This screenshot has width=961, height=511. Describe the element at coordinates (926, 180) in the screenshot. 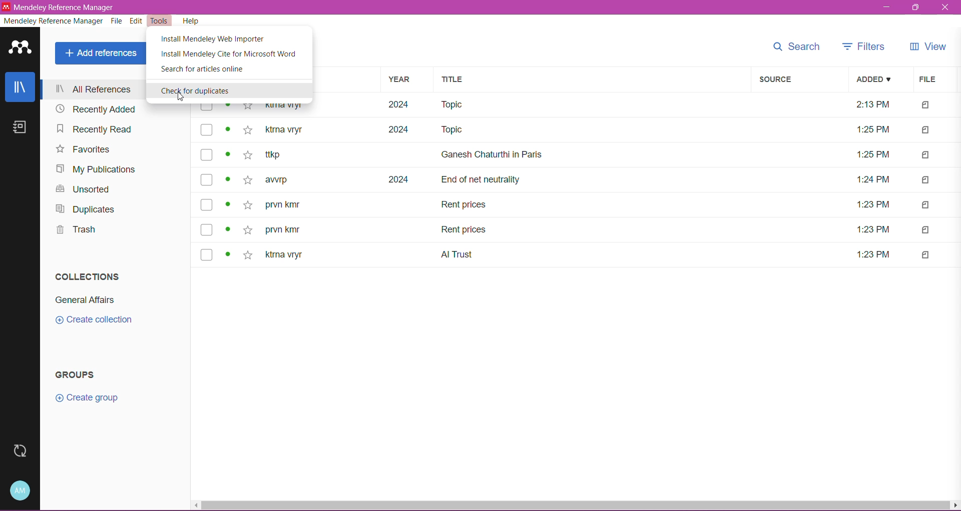

I see `file` at that location.